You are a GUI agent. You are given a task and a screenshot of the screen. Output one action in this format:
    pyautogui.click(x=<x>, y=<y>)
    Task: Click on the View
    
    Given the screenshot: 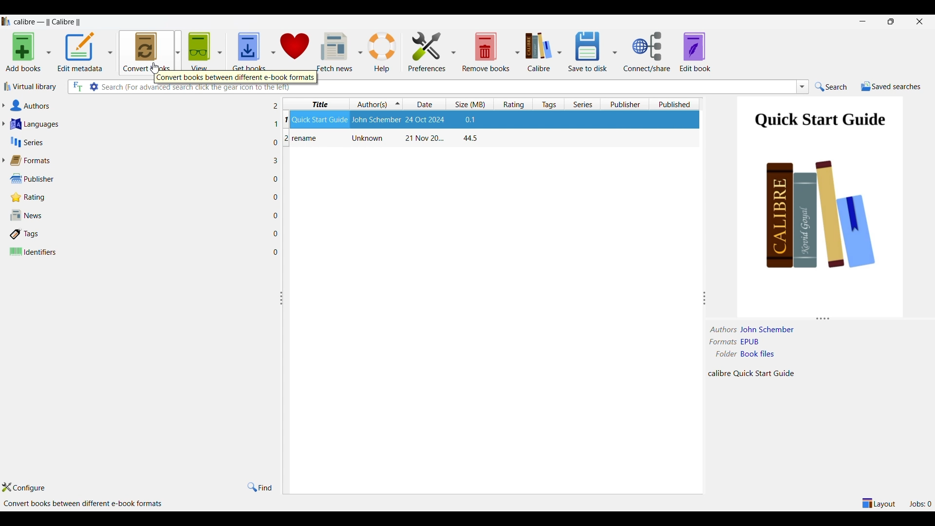 What is the action you would take?
    pyautogui.click(x=199, y=51)
    